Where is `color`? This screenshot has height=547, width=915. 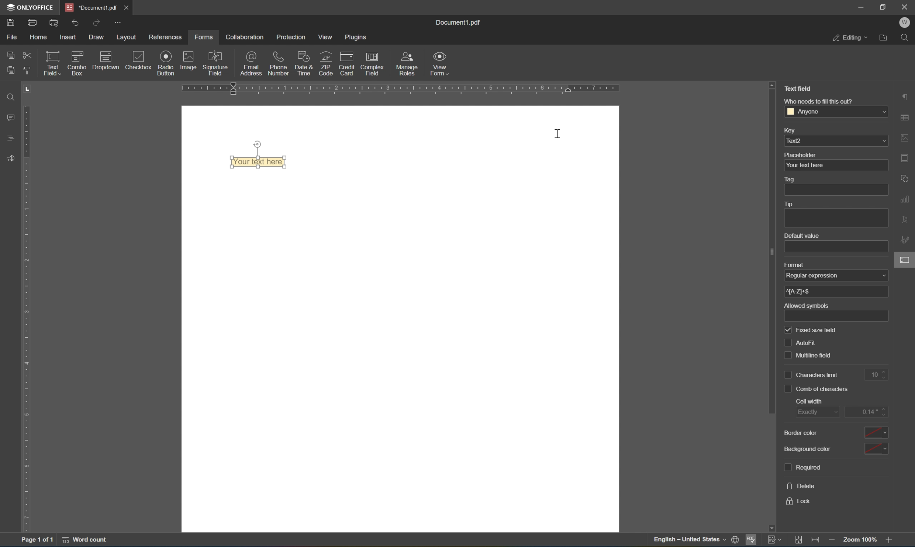
color is located at coordinates (877, 433).